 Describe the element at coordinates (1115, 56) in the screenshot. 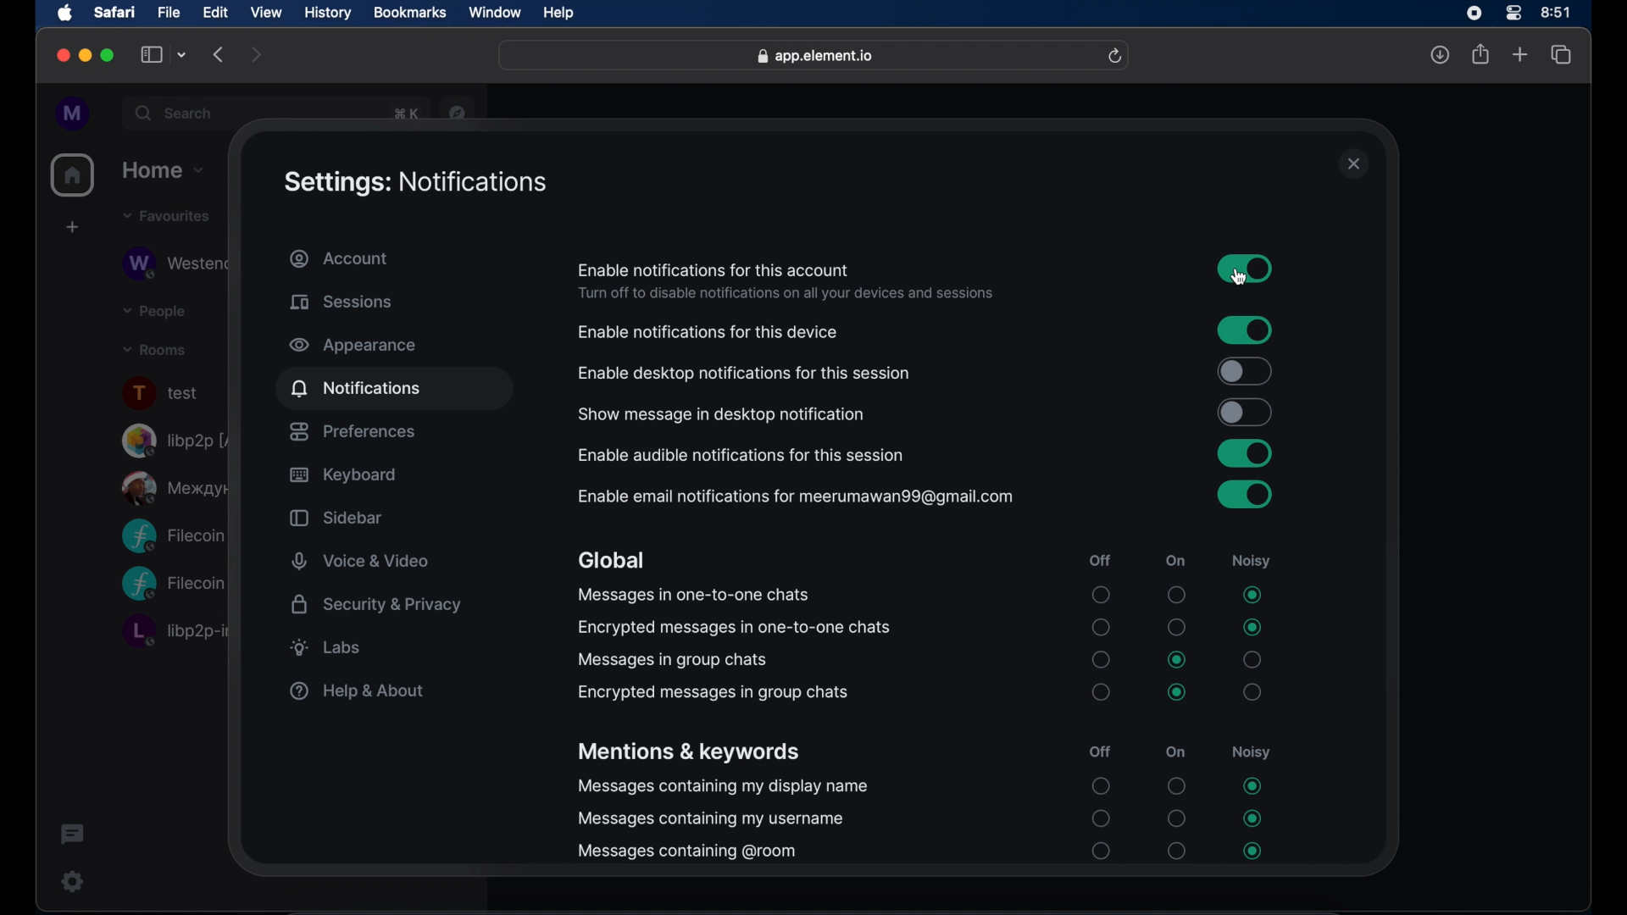

I see `refresh` at that location.